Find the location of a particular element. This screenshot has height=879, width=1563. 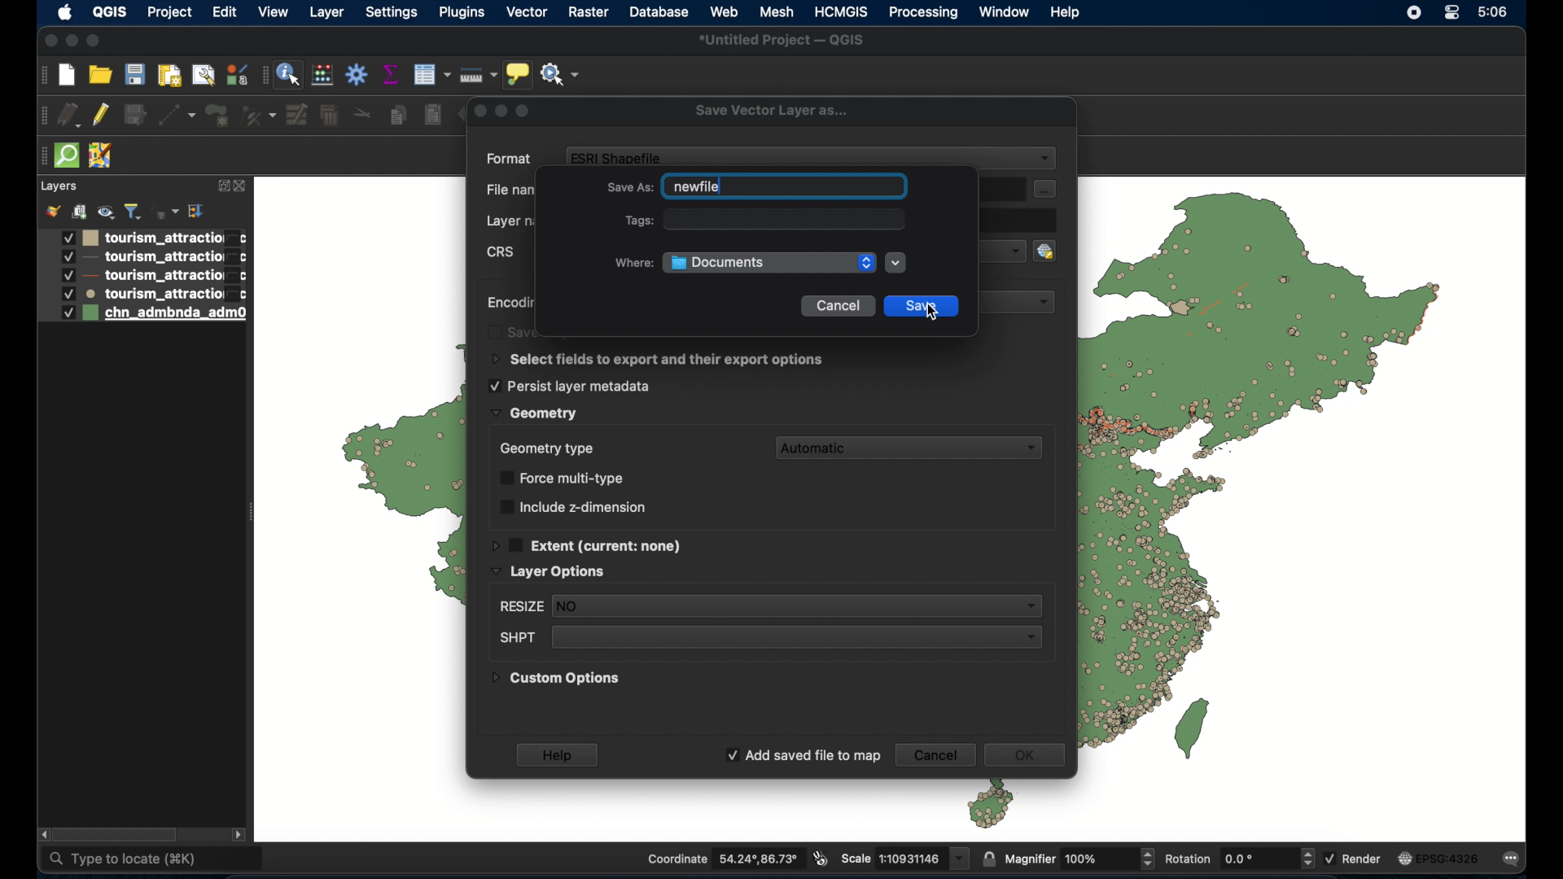

dropdown is located at coordinates (898, 264).